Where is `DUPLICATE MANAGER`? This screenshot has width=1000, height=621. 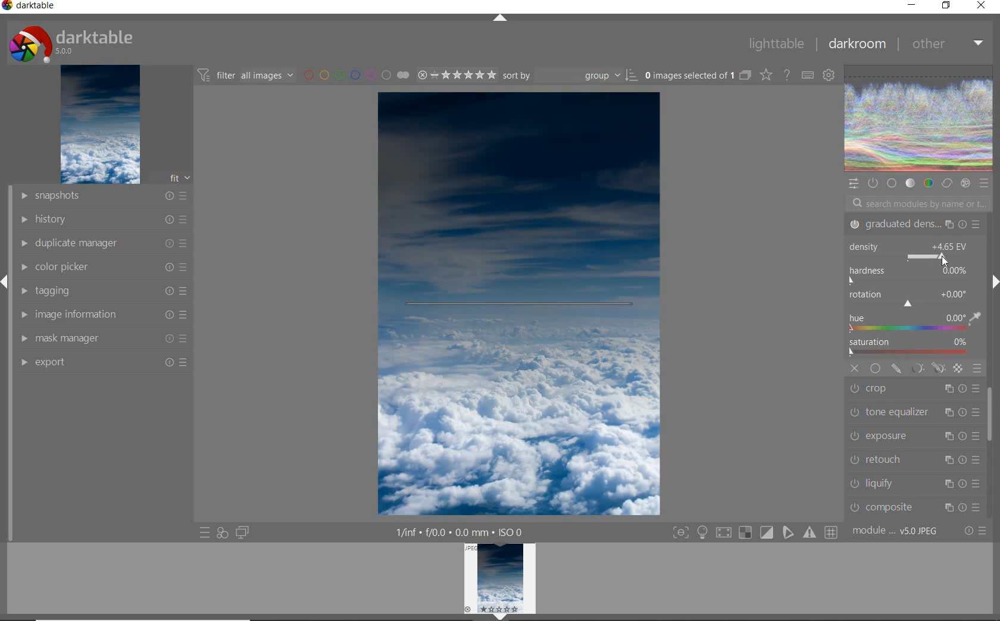 DUPLICATE MANAGER is located at coordinates (102, 243).